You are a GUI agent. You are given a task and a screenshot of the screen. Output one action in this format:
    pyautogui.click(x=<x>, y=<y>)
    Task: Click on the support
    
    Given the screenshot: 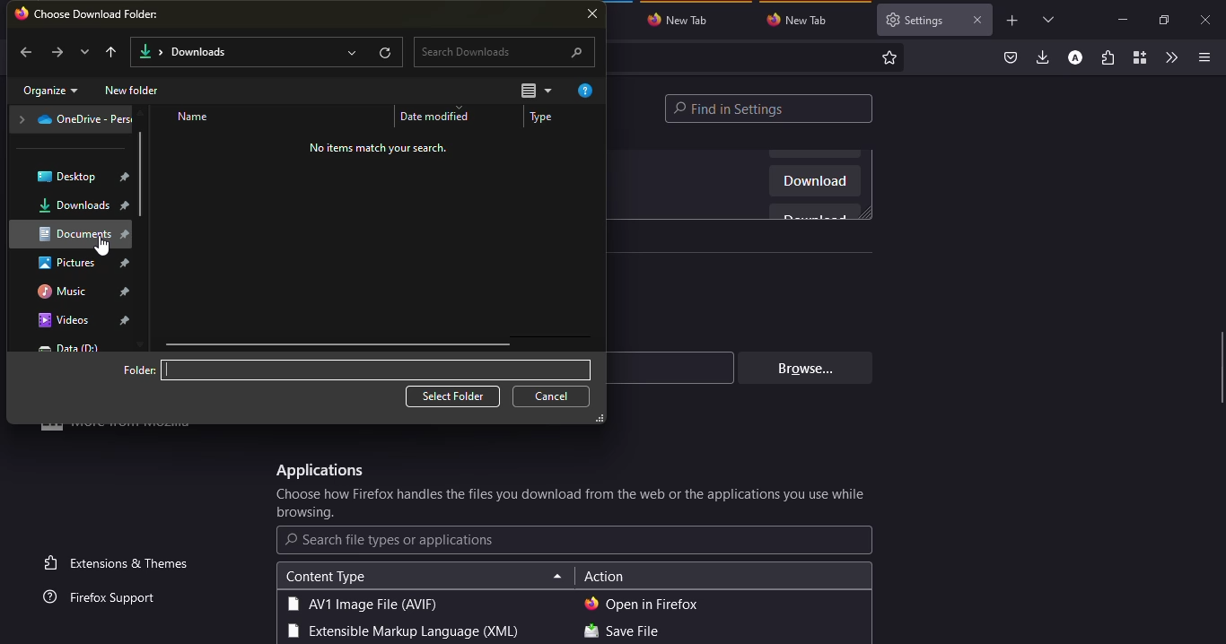 What is the action you would take?
    pyautogui.click(x=105, y=598)
    